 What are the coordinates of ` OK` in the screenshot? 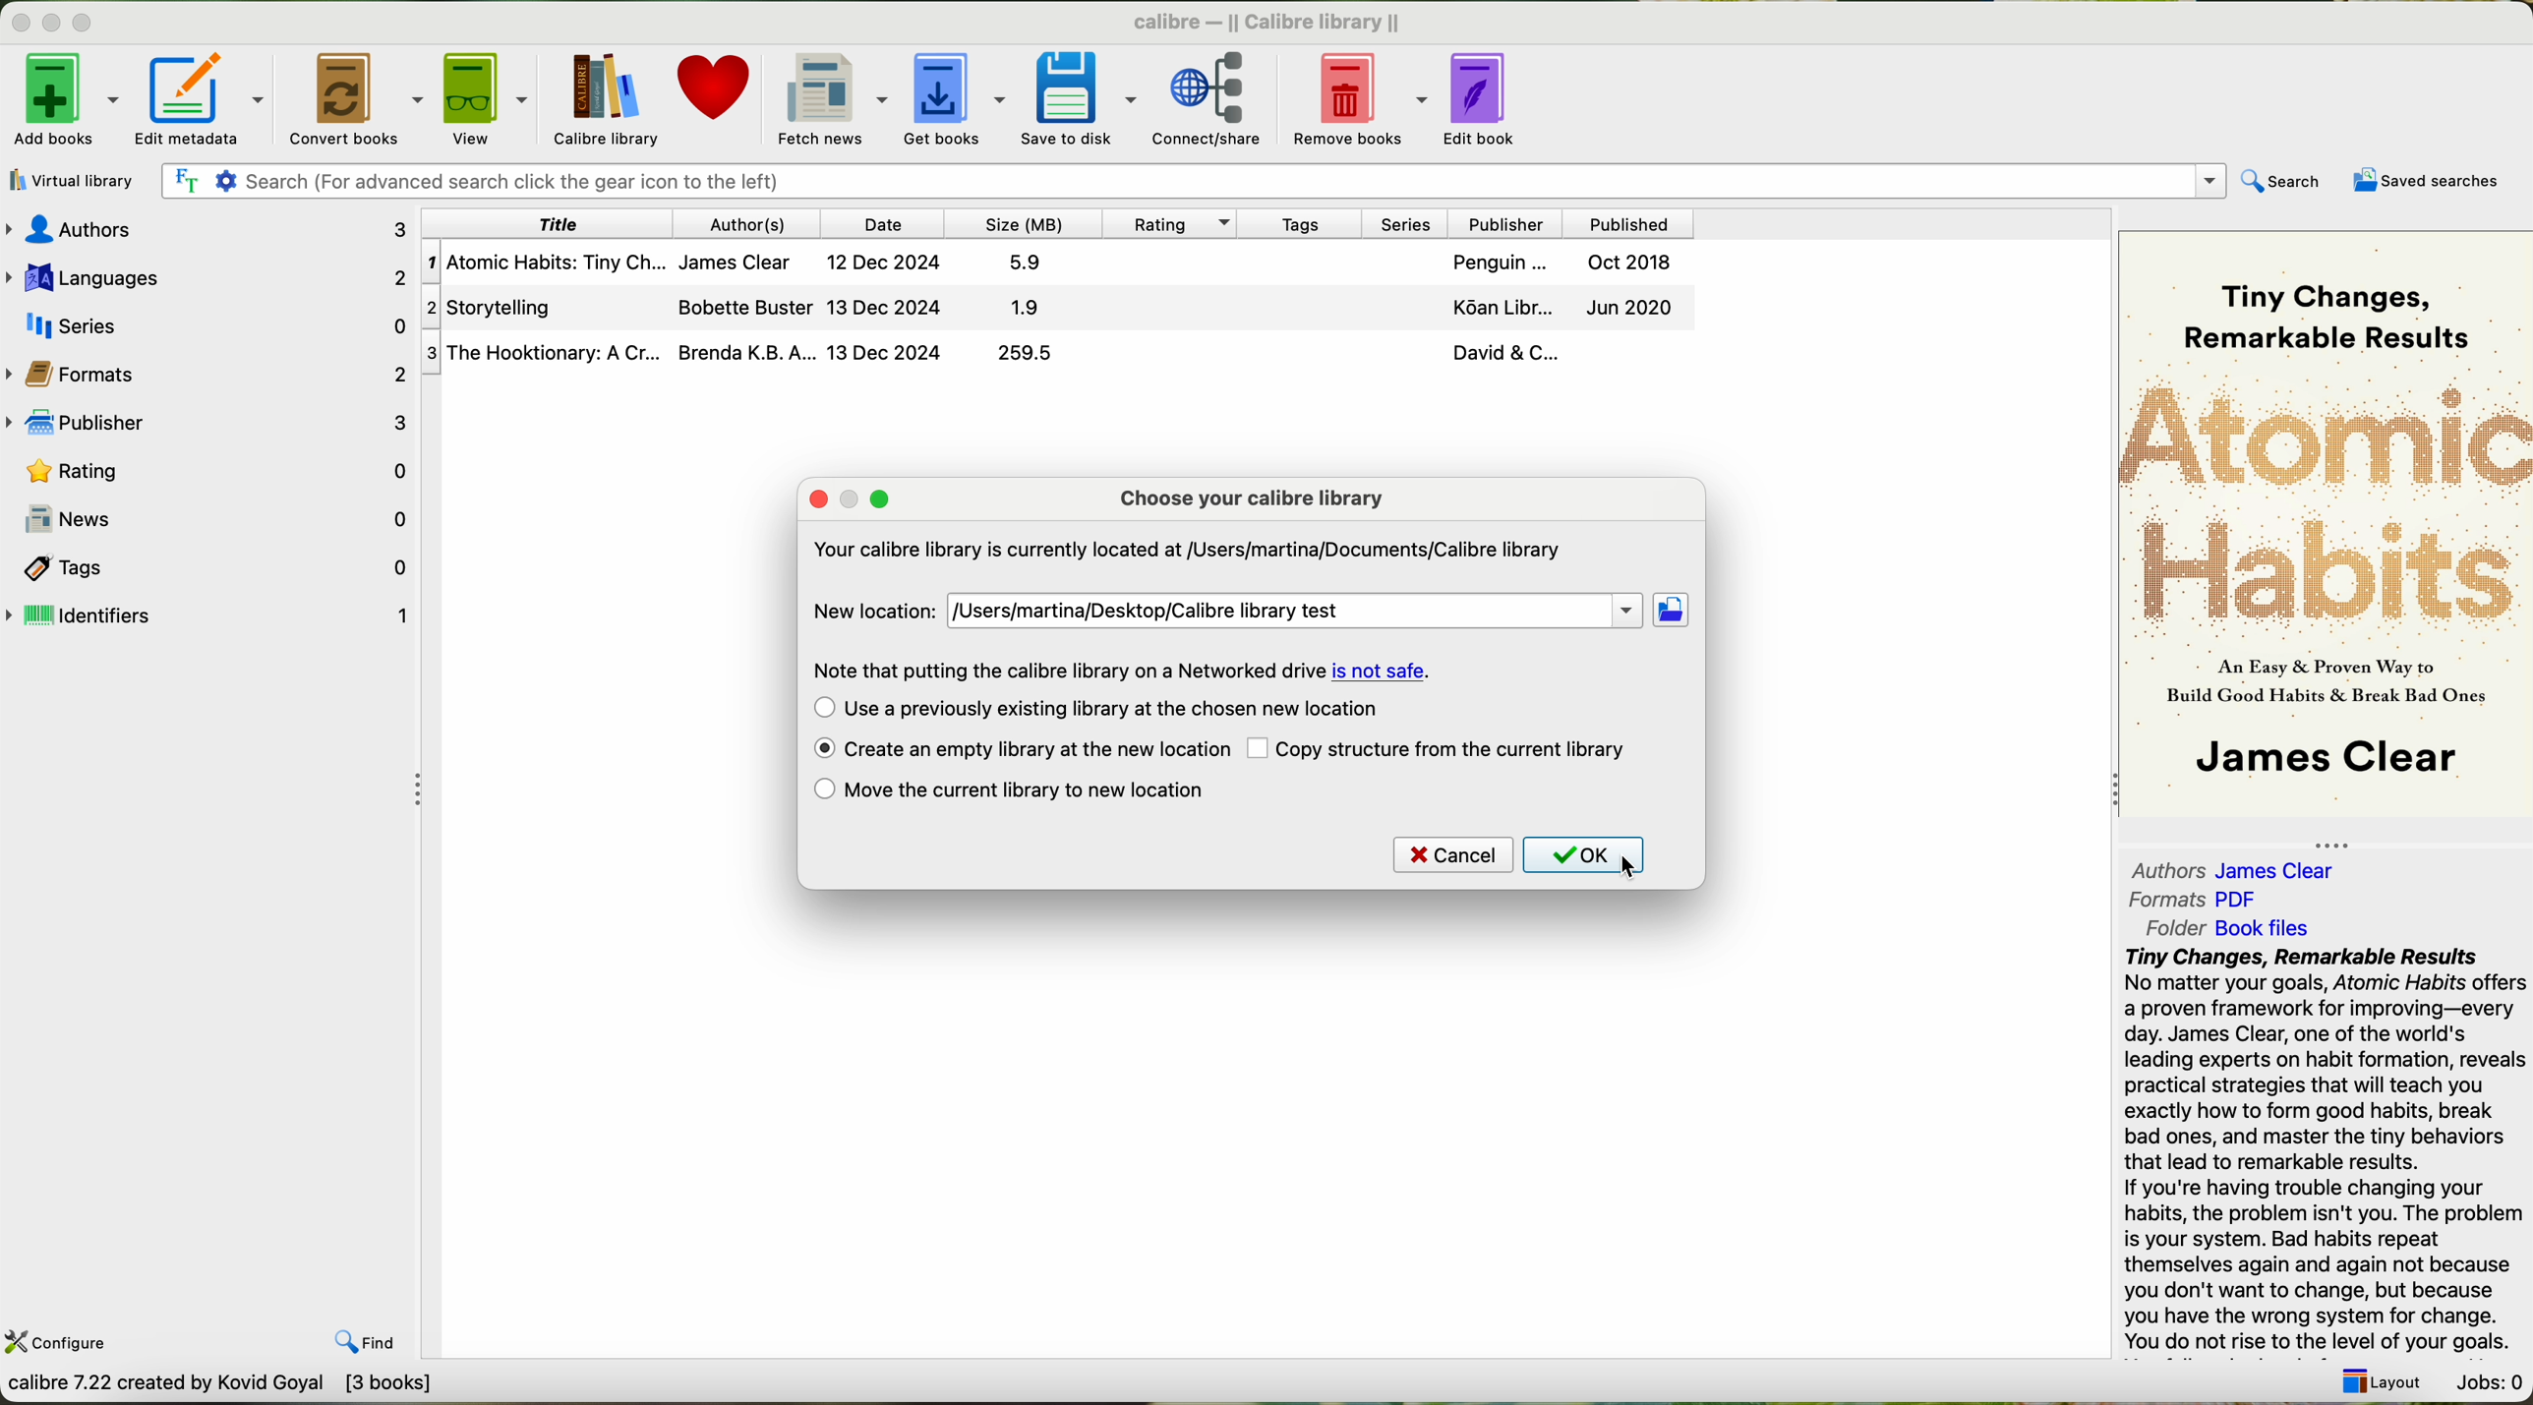 It's located at (1592, 857).